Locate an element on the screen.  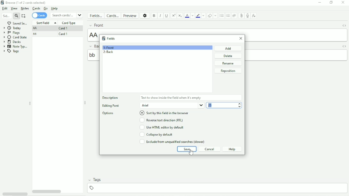
Input tags is located at coordinates (217, 188).